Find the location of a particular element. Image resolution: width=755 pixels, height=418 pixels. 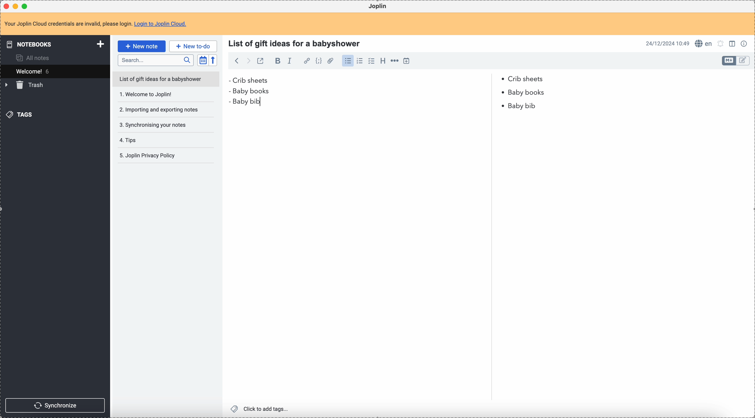

click to add tags is located at coordinates (260, 409).